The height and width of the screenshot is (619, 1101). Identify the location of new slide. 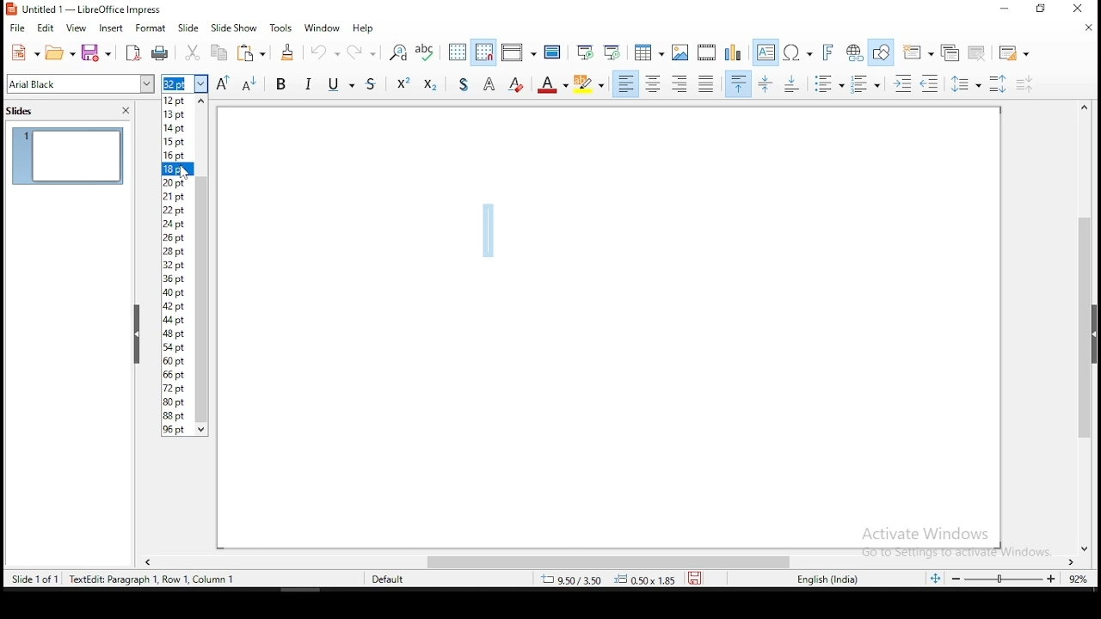
(917, 52).